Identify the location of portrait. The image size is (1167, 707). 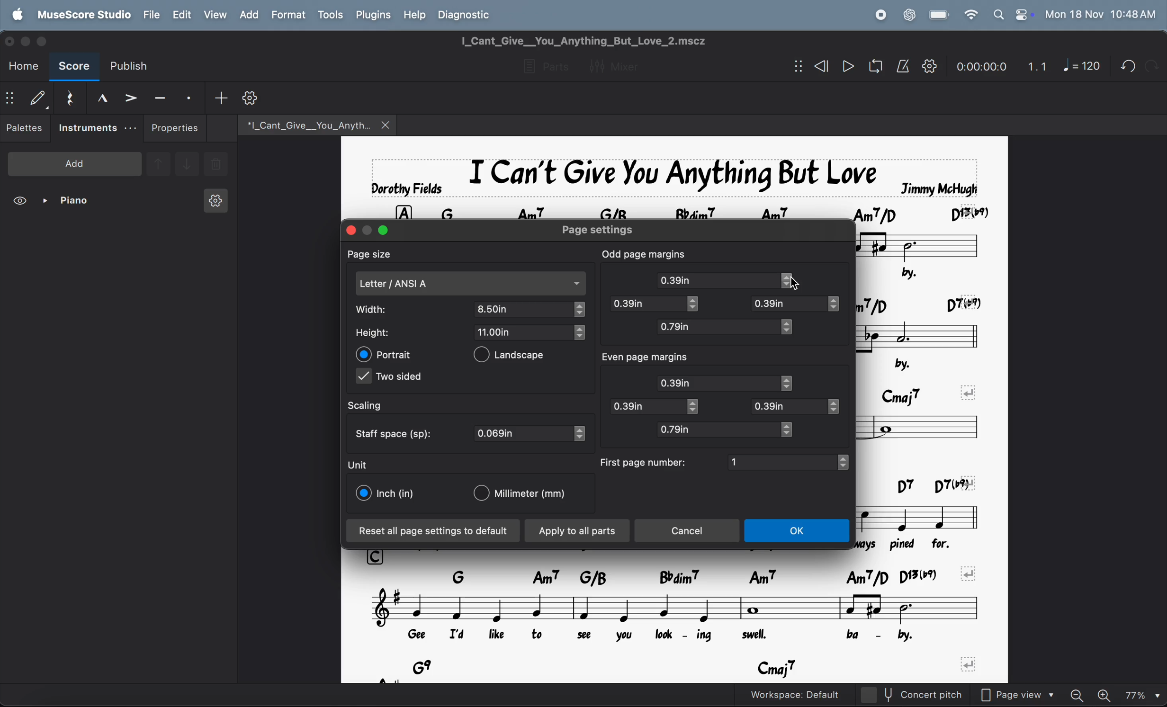
(386, 354).